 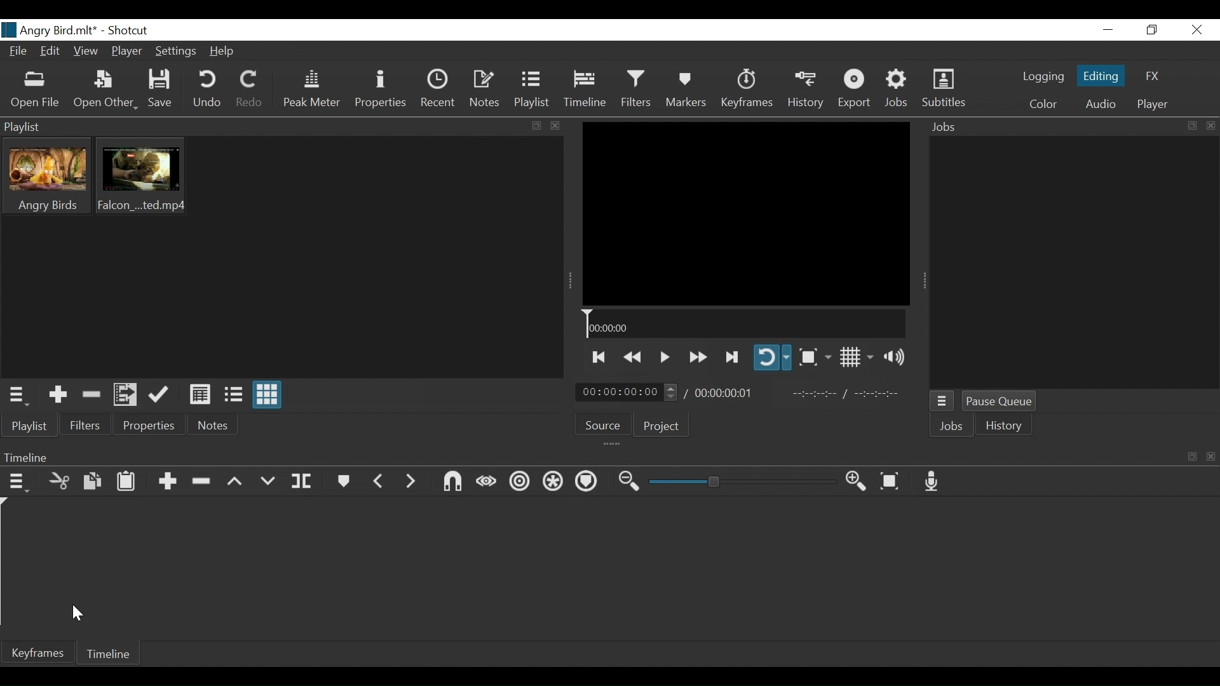 What do you see at coordinates (895, 90) in the screenshot?
I see `Jobs` at bounding box center [895, 90].